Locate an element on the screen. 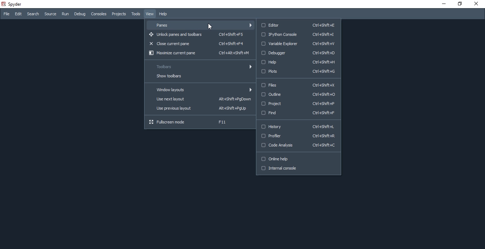 The width and height of the screenshot is (485, 249). Editor is located at coordinates (299, 24).